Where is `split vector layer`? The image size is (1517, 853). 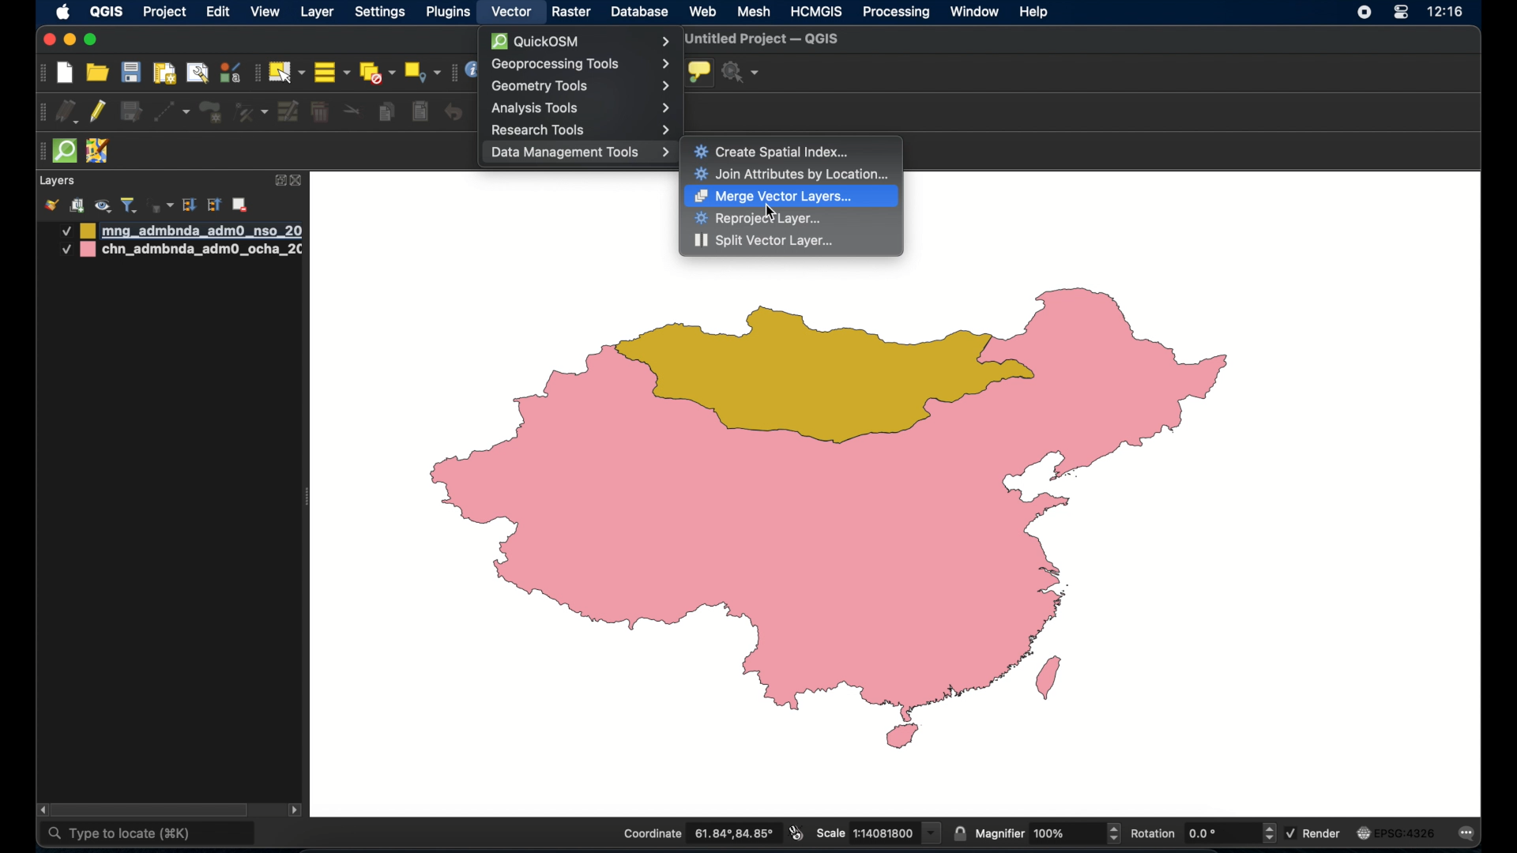
split vector layer is located at coordinates (765, 242).